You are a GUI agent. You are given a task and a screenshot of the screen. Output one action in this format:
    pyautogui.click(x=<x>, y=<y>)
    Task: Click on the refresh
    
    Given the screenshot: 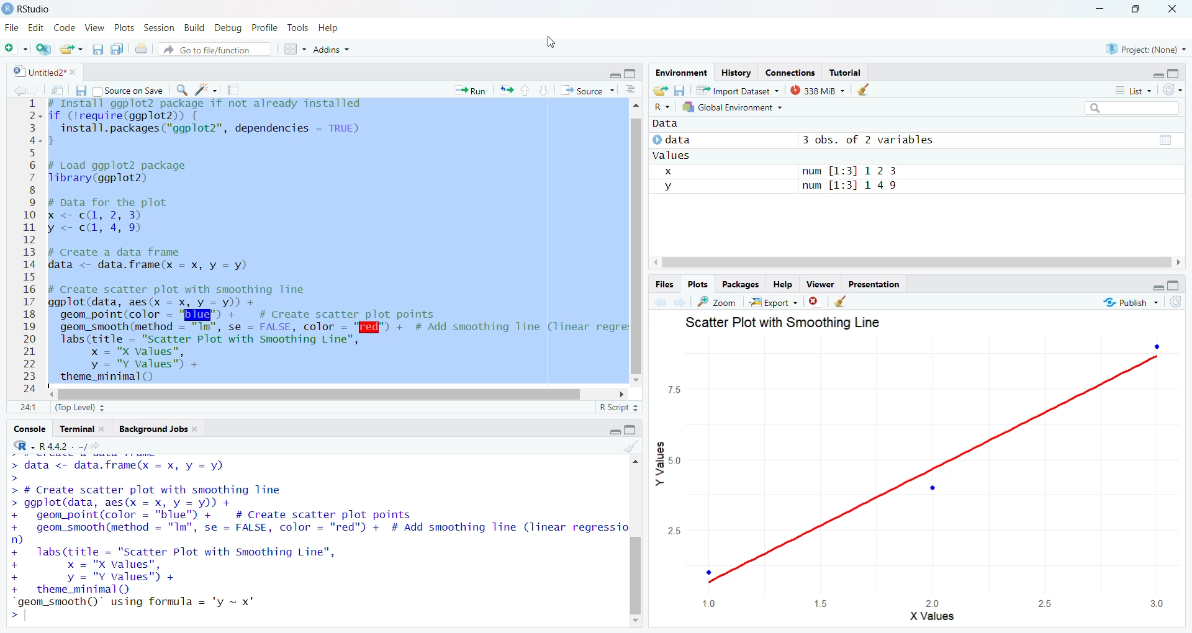 What is the action you would take?
    pyautogui.click(x=1175, y=89)
    